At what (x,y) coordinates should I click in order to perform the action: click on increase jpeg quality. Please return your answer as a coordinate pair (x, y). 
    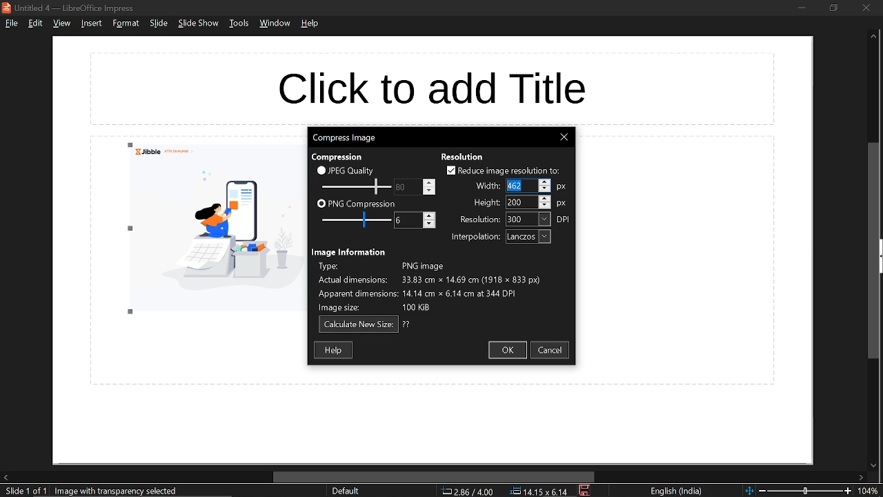
    Looking at the image, I should click on (429, 182).